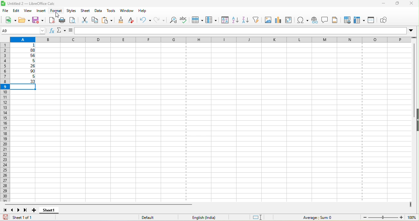 The height and width of the screenshot is (221, 419). I want to click on sheet, so click(86, 11).